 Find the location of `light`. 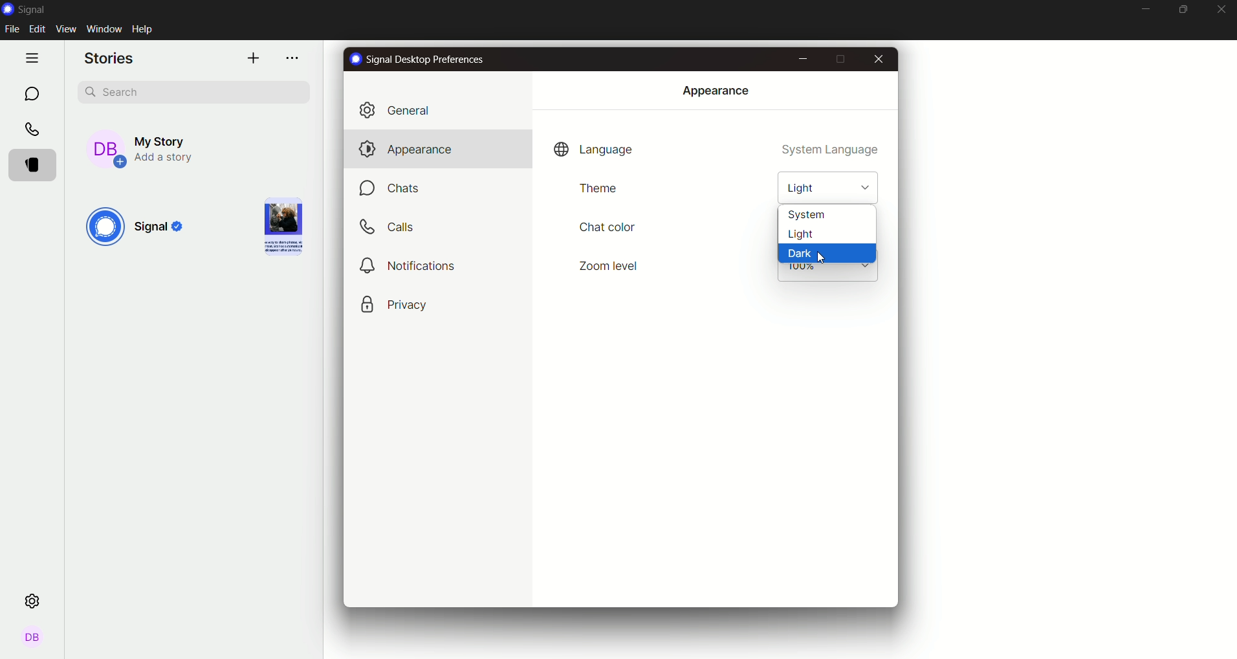

light is located at coordinates (826, 184).